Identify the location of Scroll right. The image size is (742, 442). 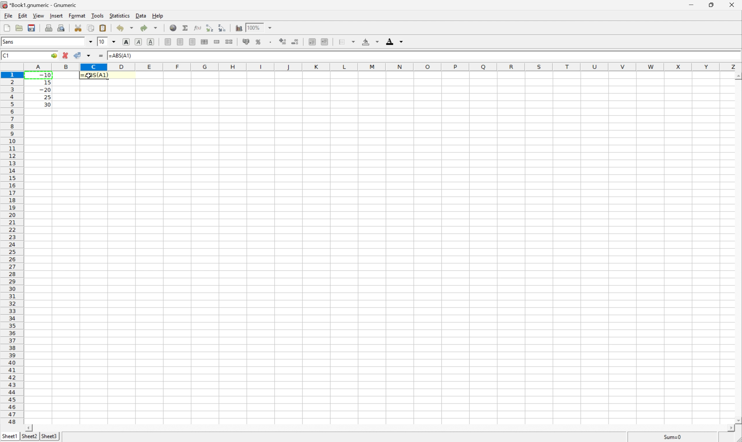
(728, 428).